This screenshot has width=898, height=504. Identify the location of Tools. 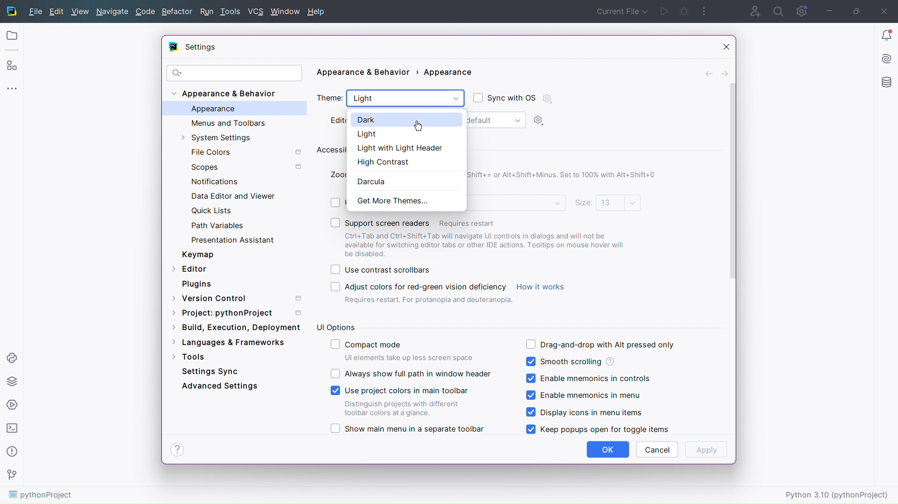
(188, 355).